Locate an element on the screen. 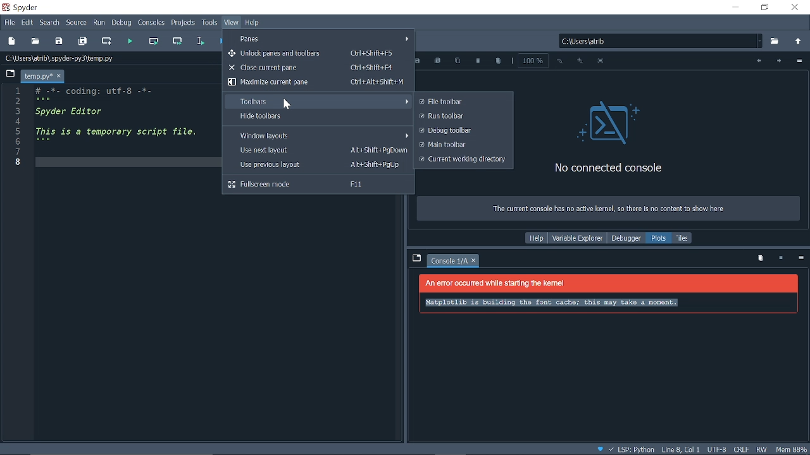  Restore down is located at coordinates (765, 8).